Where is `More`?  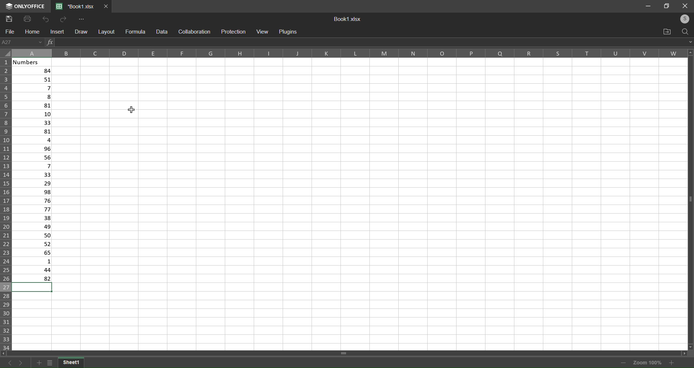
More is located at coordinates (83, 19).